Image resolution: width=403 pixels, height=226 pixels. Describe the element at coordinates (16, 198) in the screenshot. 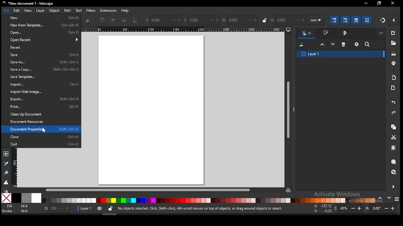

I see `black` at that location.